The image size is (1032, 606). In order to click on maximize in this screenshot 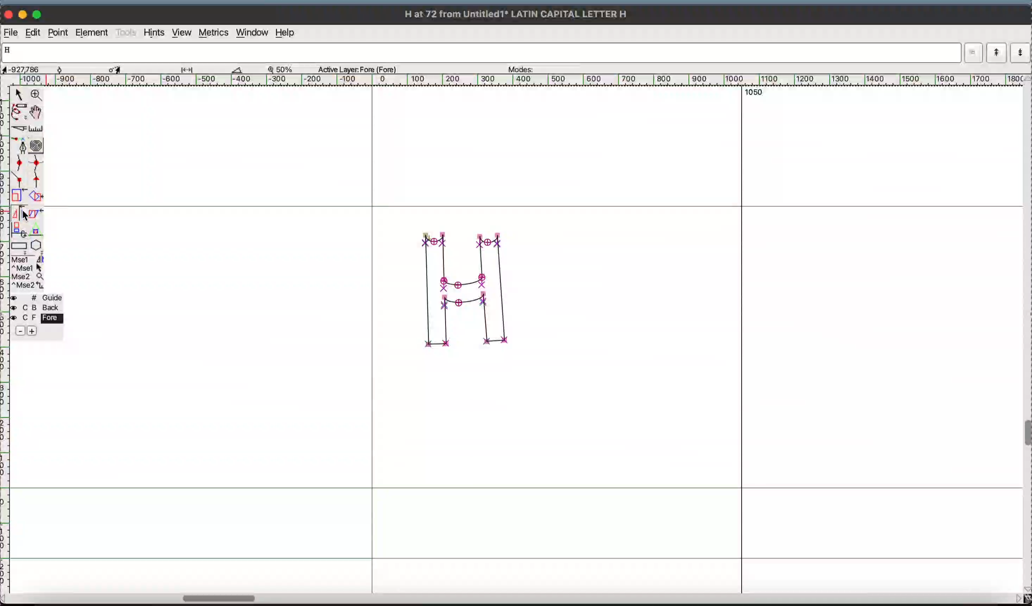, I will do `click(39, 14)`.